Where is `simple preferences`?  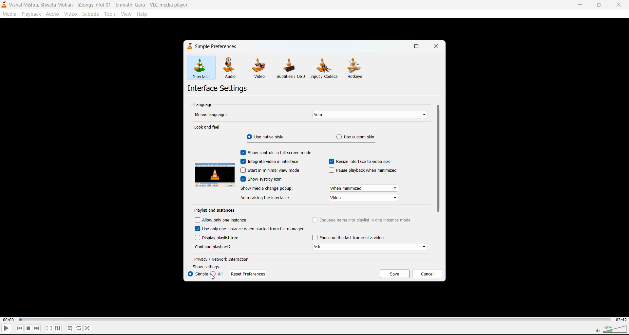 simple preferences is located at coordinates (213, 45).